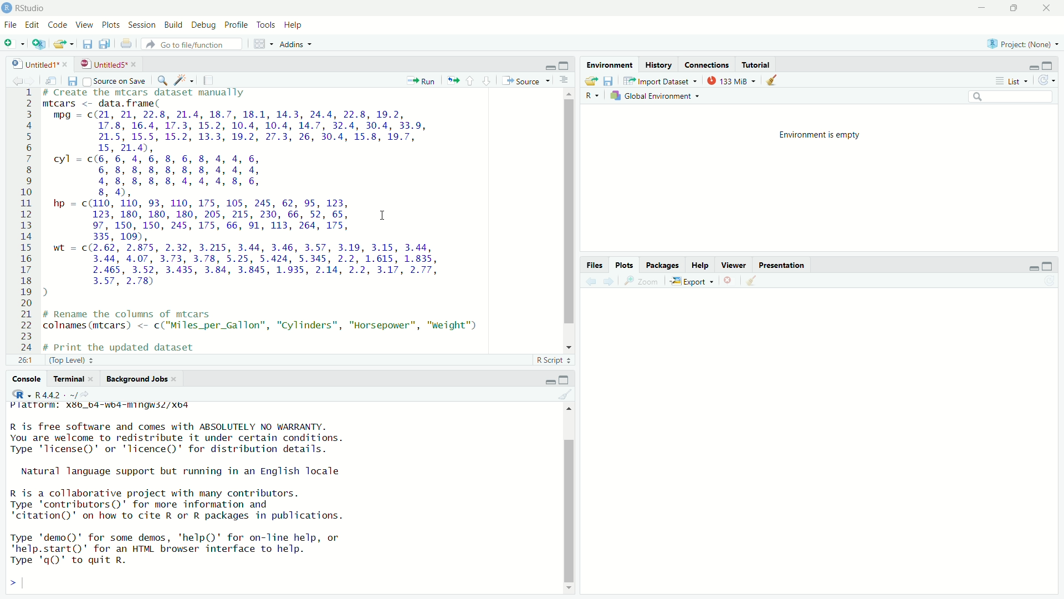  What do you see at coordinates (757, 65) in the screenshot?
I see `Tutorial` at bounding box center [757, 65].